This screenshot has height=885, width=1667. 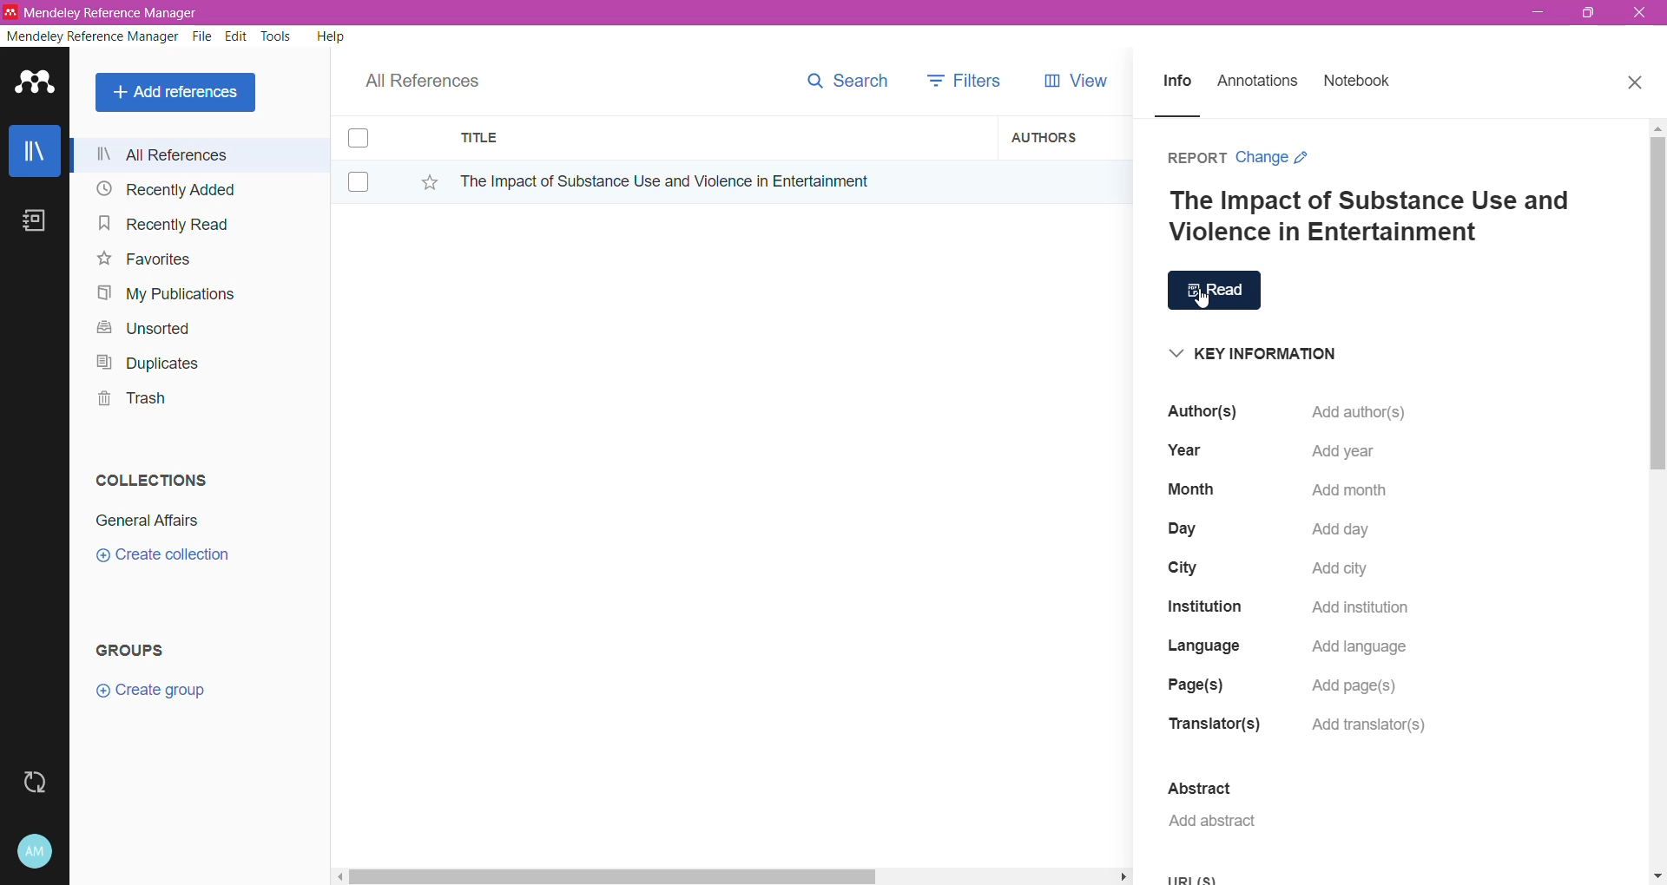 What do you see at coordinates (1067, 138) in the screenshot?
I see `Authors` at bounding box center [1067, 138].